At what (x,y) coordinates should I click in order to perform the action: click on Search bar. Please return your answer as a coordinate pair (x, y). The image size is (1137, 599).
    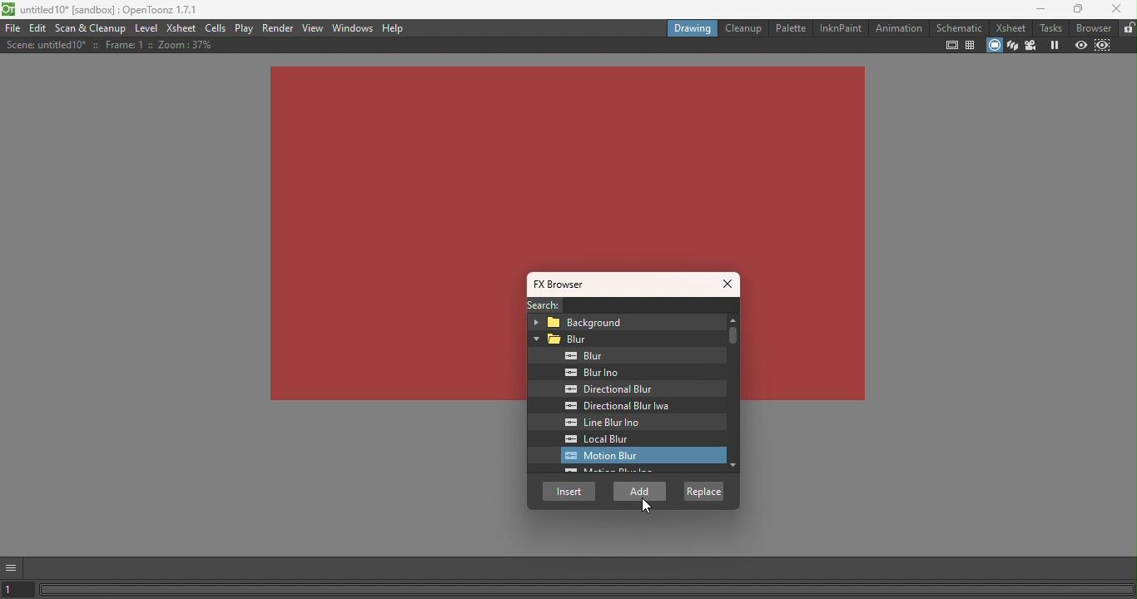
    Looking at the image, I should click on (653, 305).